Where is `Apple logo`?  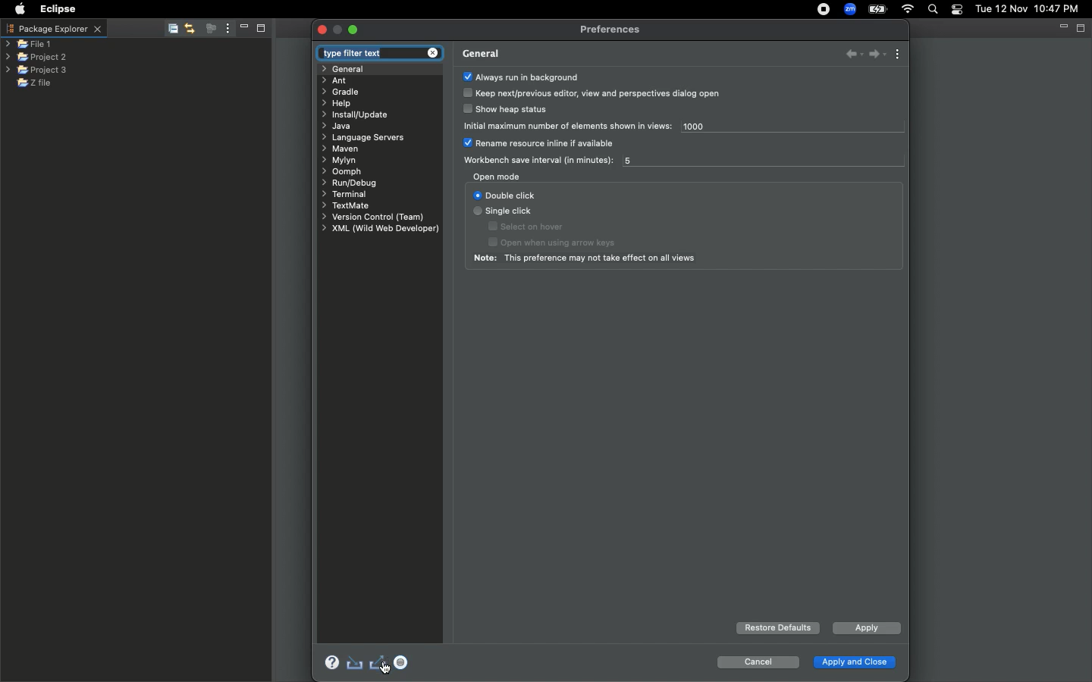
Apple logo is located at coordinates (20, 11).